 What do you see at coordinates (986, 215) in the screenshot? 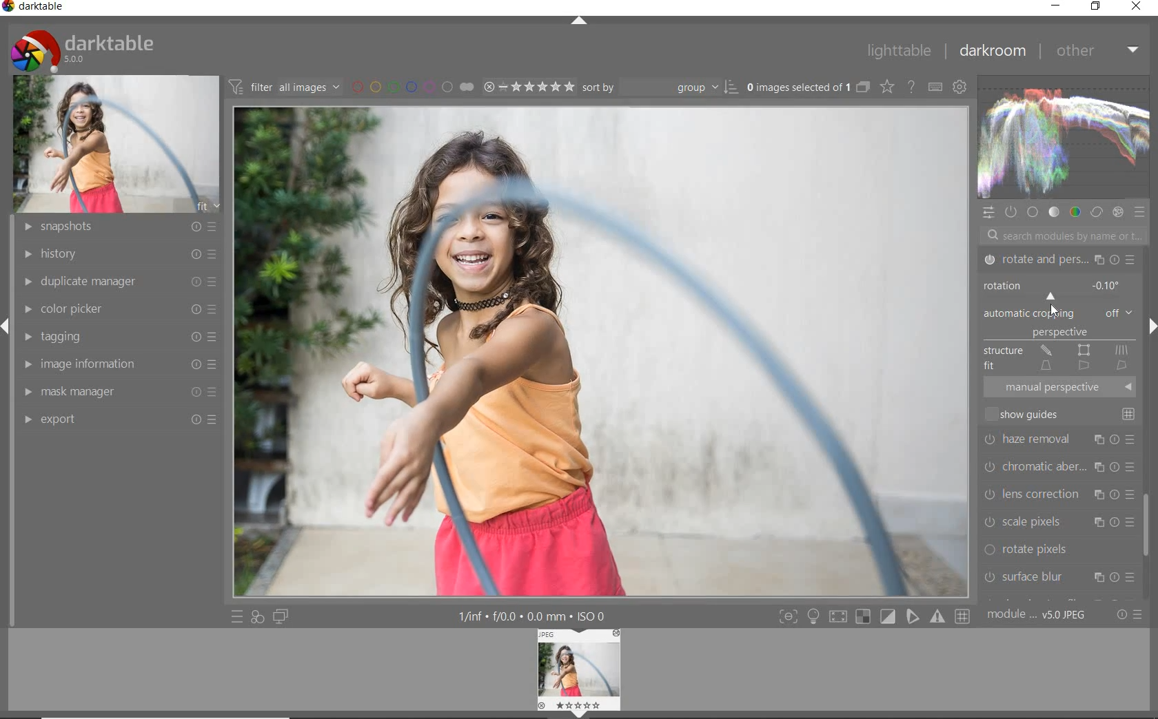
I see `quick access panel` at bounding box center [986, 215].